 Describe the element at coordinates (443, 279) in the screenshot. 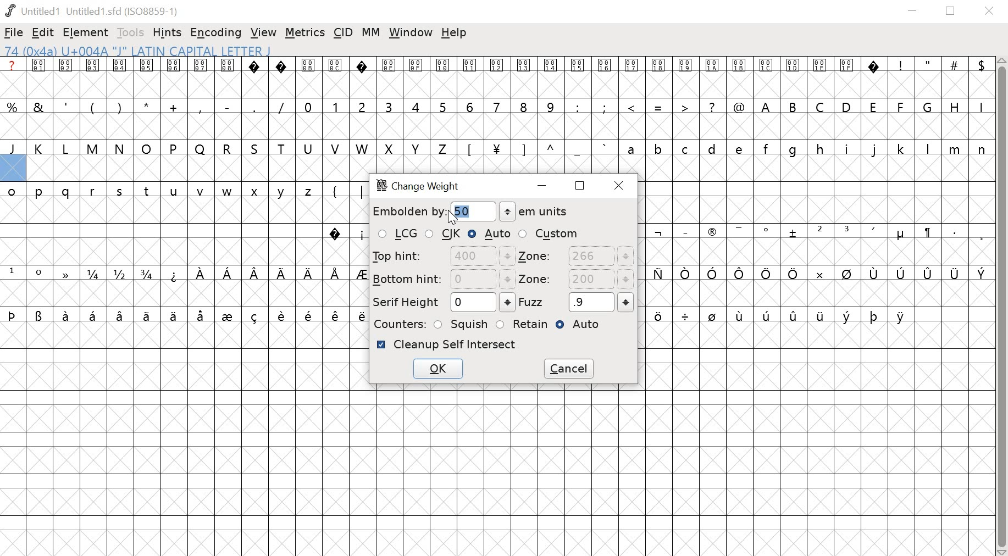

I see `BOTTOM HINT` at that location.